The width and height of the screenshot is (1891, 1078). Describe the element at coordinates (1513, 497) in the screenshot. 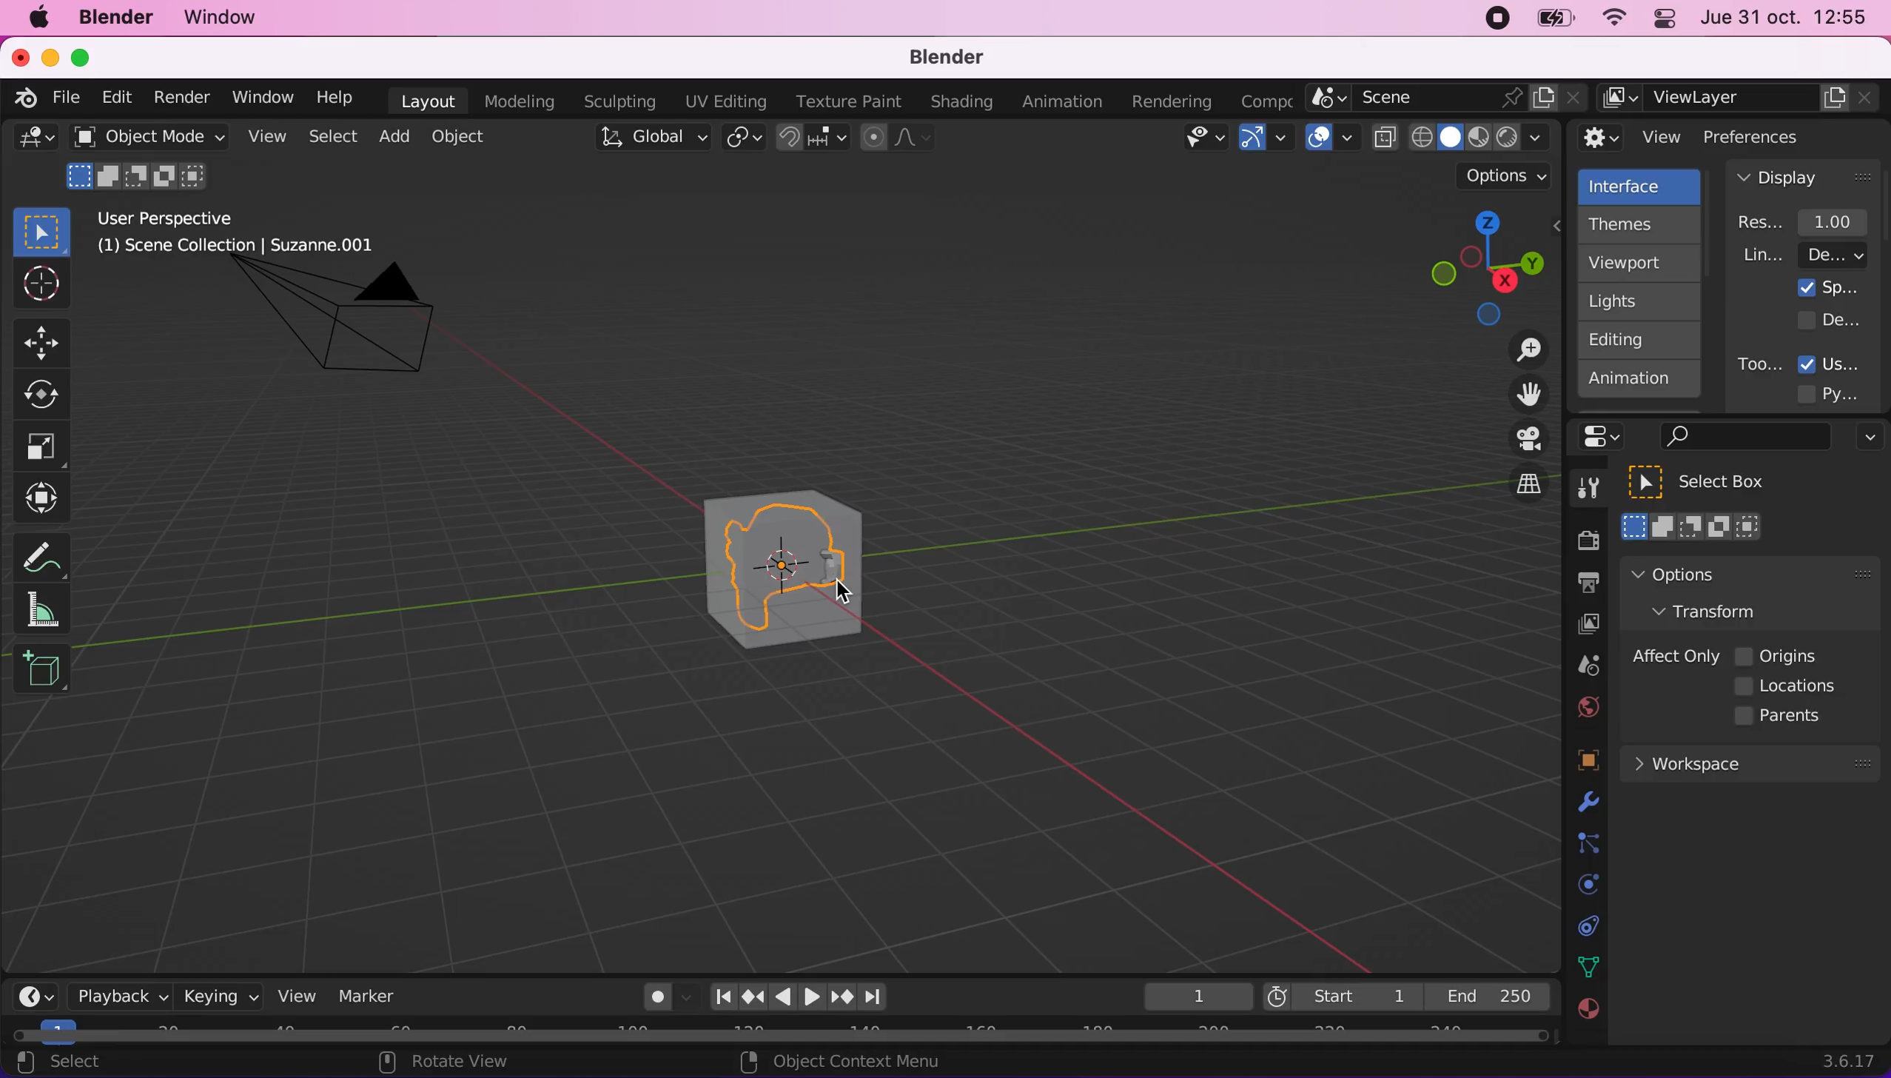

I see `switch the current view` at that location.